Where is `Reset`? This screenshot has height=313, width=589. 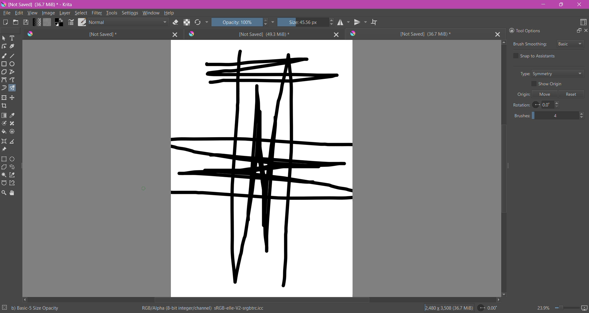
Reset is located at coordinates (571, 94).